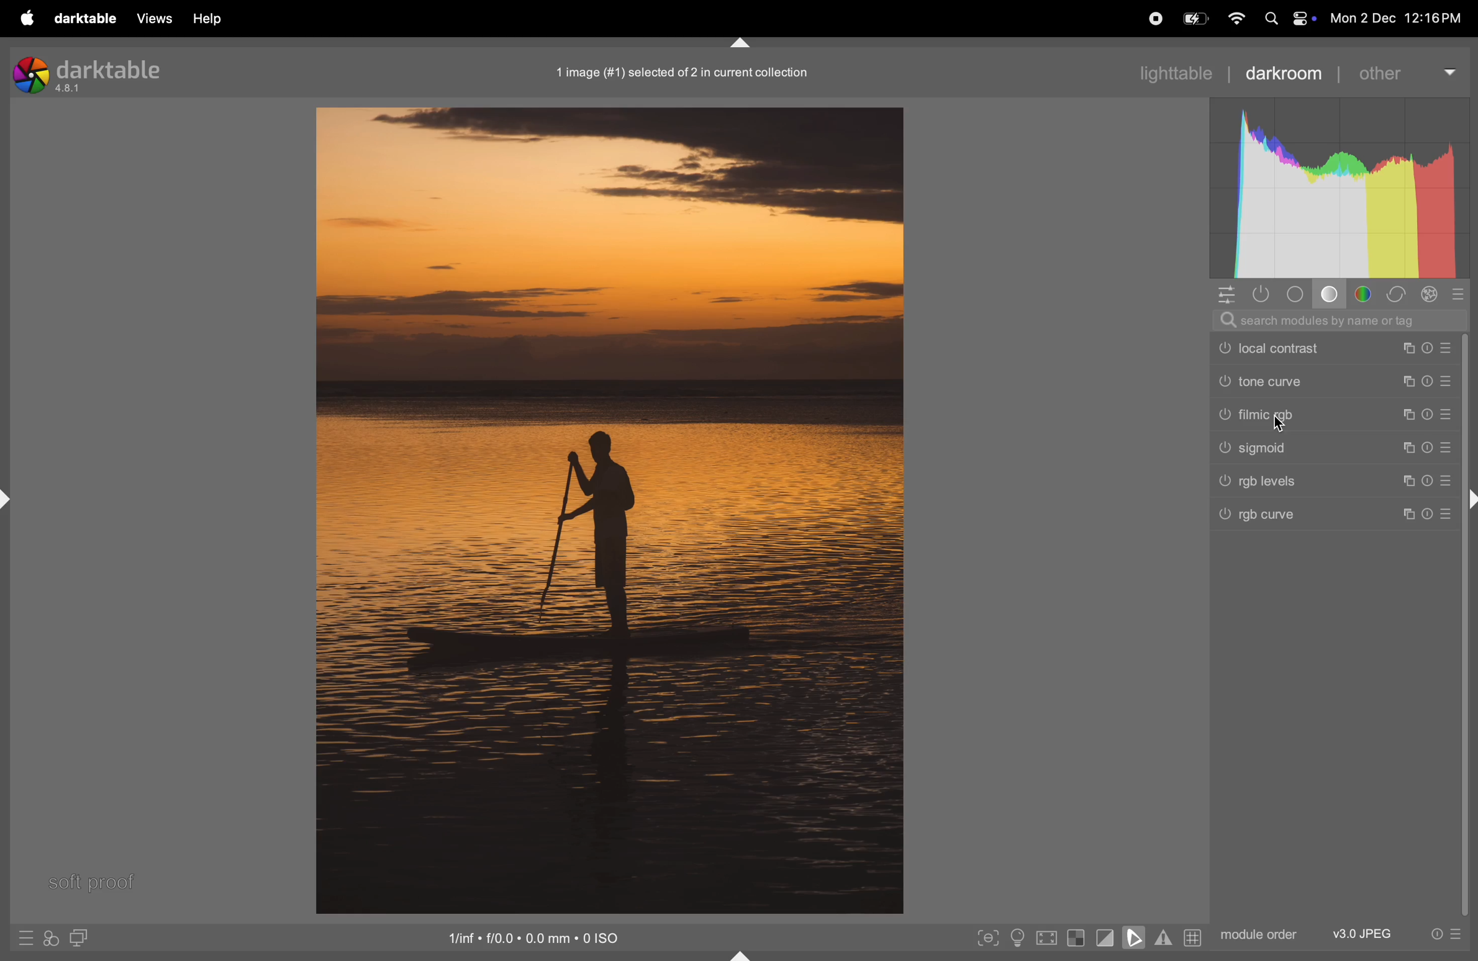 The height and width of the screenshot is (961, 1478). What do you see at coordinates (84, 19) in the screenshot?
I see `darktable` at bounding box center [84, 19].